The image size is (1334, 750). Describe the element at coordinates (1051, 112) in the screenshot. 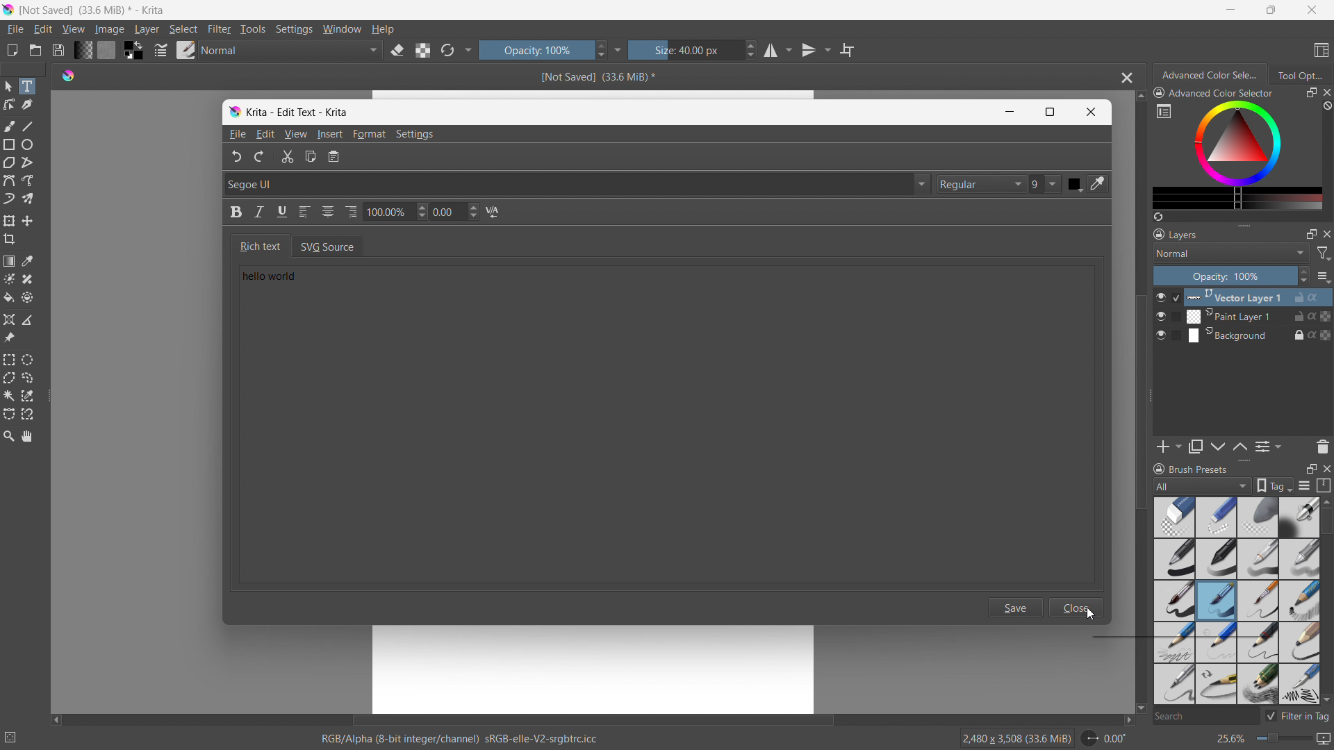

I see `Maximize` at that location.